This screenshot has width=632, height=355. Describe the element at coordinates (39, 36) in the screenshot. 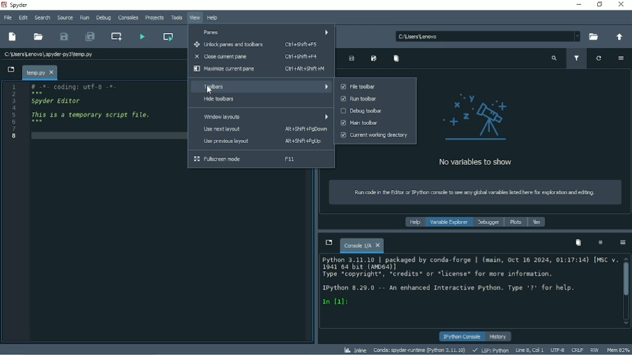

I see `Open file` at that location.